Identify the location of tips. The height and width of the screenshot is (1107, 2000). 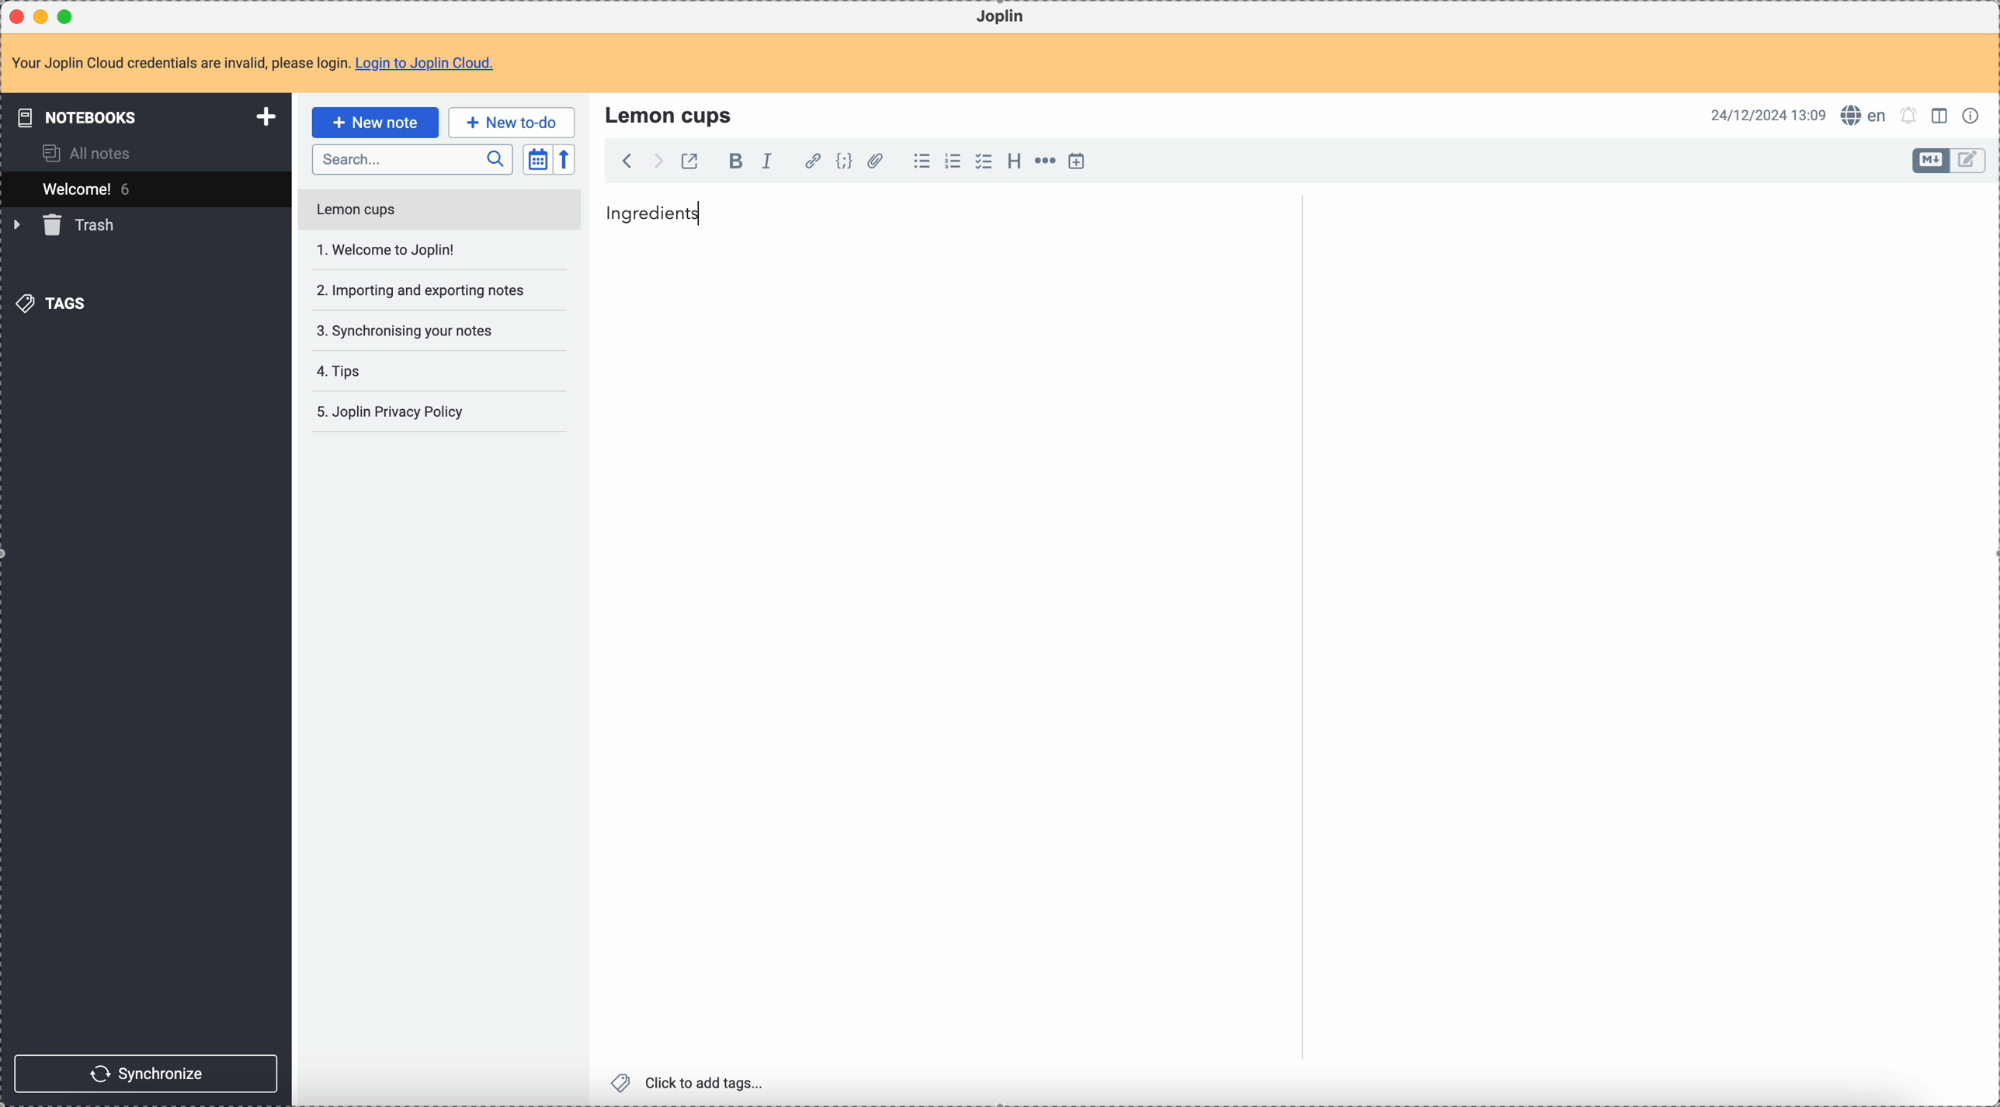
(342, 373).